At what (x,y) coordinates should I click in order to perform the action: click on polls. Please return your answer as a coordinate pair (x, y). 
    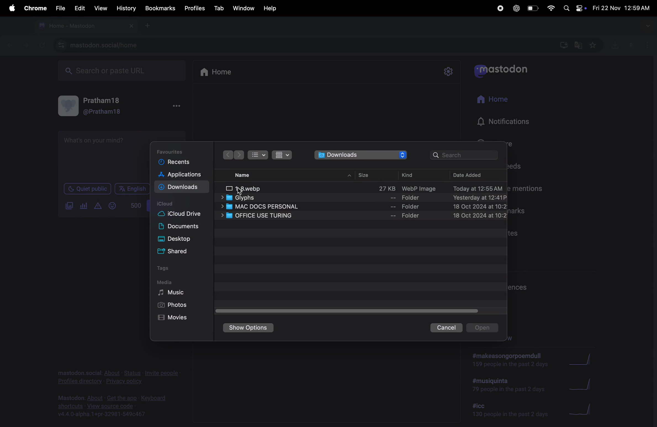
    Looking at the image, I should click on (83, 206).